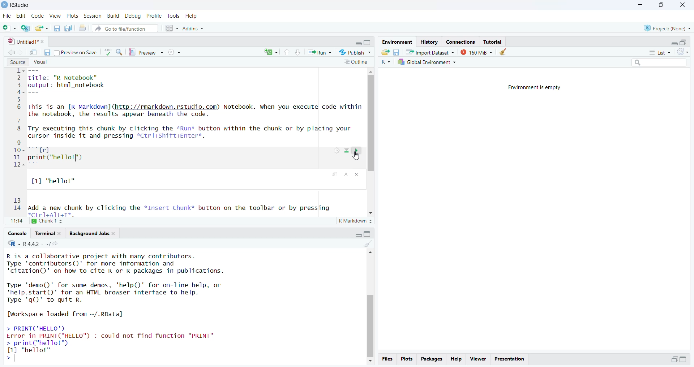  Describe the element at coordinates (641, 5) in the screenshot. I see `minimize` at that location.